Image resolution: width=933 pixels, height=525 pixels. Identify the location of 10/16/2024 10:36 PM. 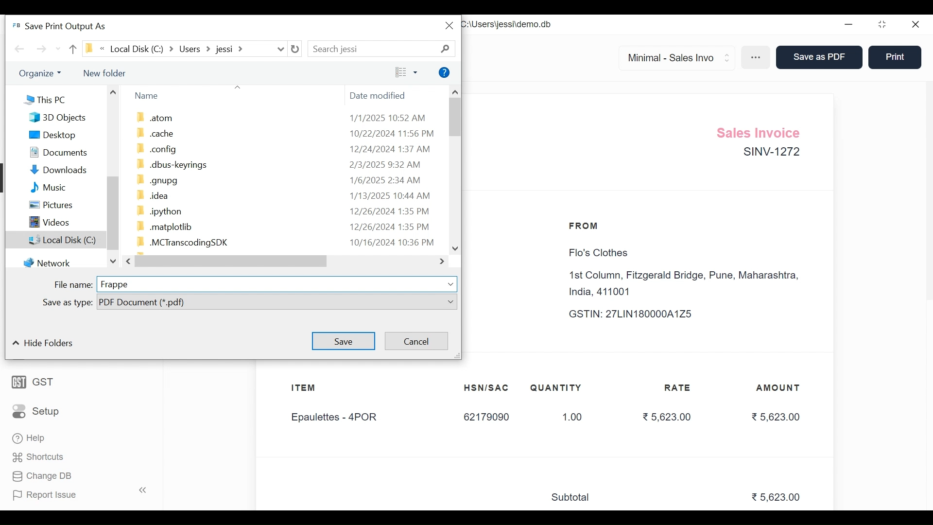
(391, 242).